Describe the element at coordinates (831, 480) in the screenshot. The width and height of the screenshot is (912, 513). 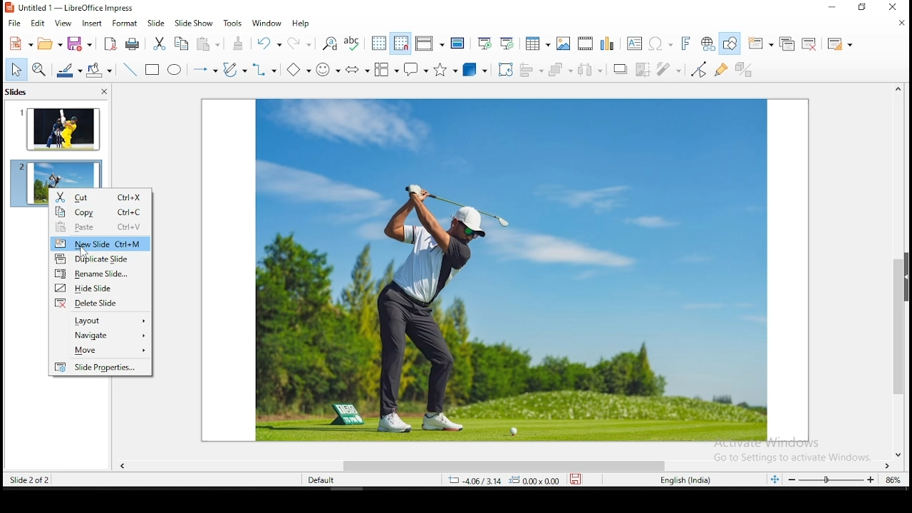
I see `zoom slider` at that location.